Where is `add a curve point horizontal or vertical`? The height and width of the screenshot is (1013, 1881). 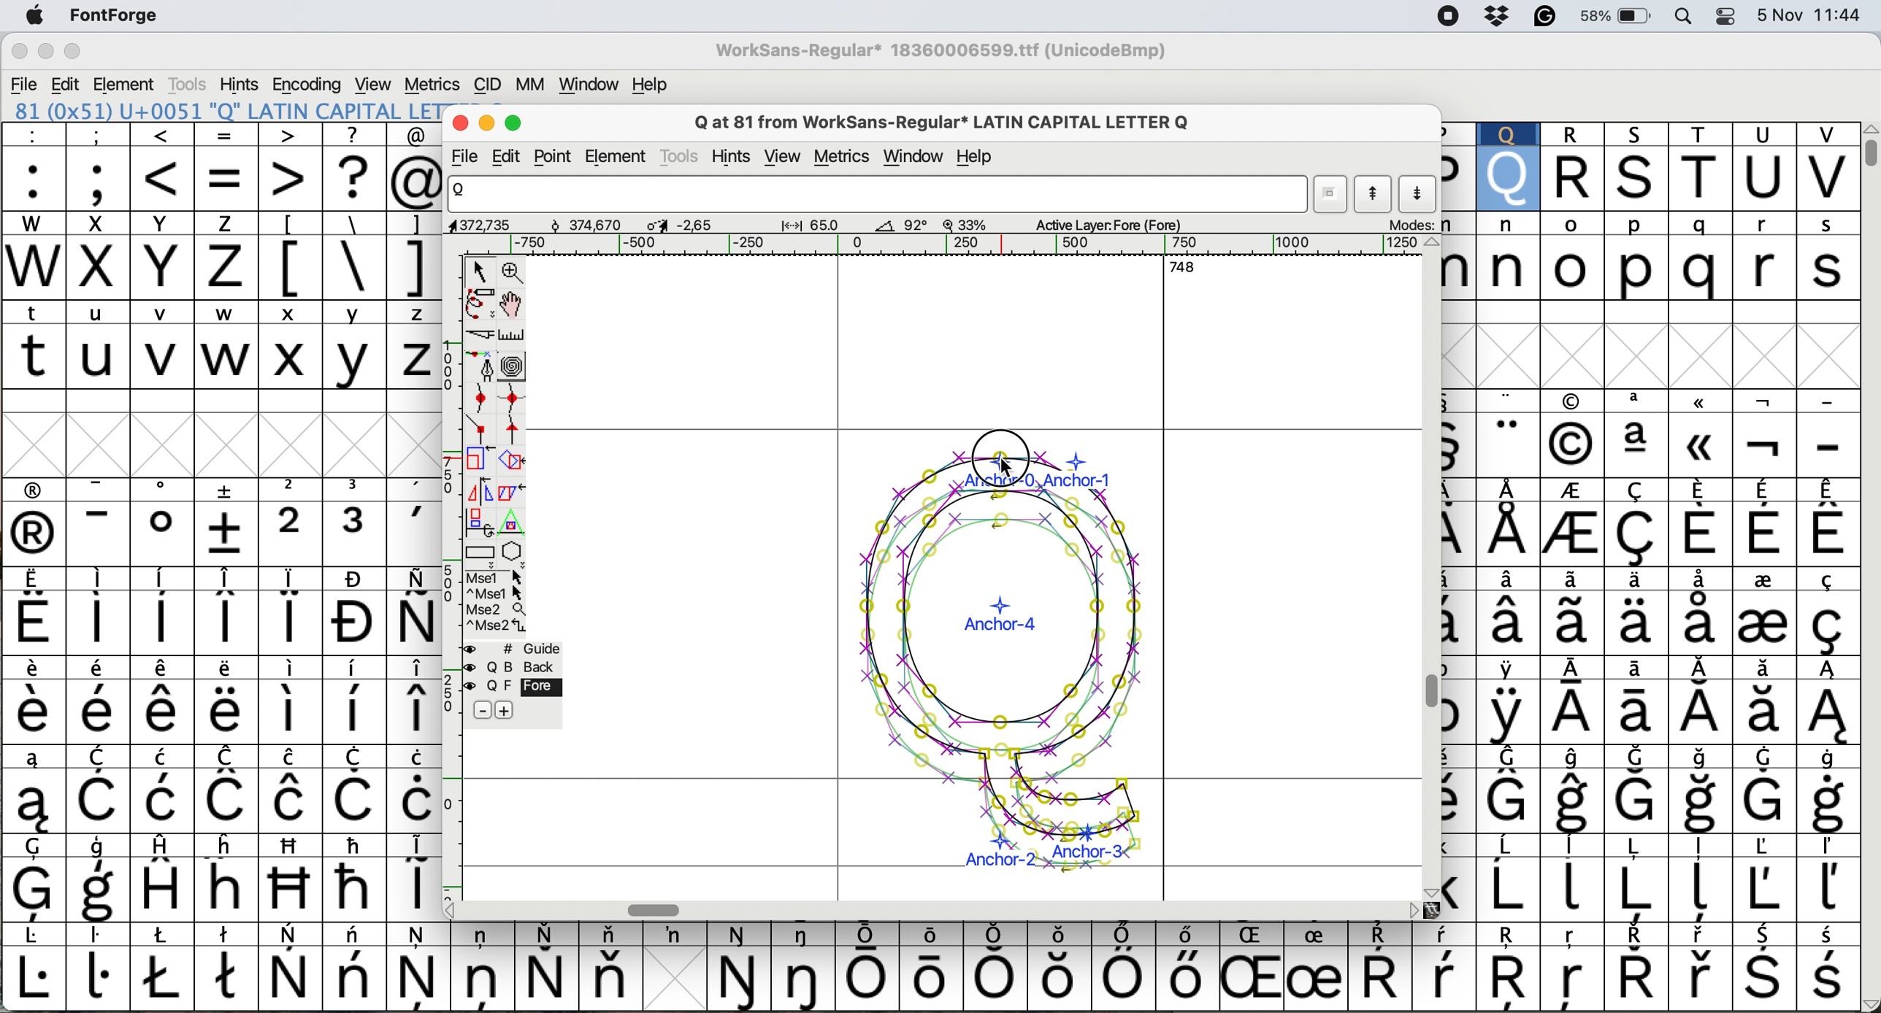 add a curve point horizontal or vertical is located at coordinates (512, 401).